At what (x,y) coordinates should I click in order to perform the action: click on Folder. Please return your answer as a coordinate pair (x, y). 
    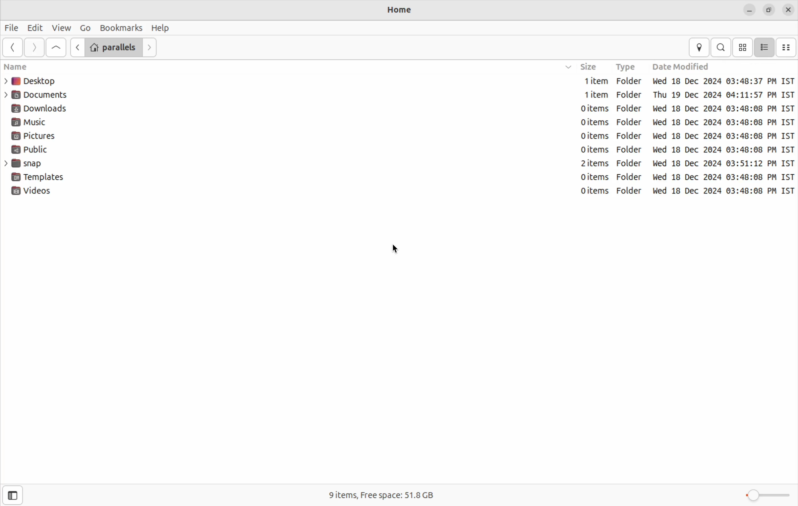
    Looking at the image, I should click on (630, 162).